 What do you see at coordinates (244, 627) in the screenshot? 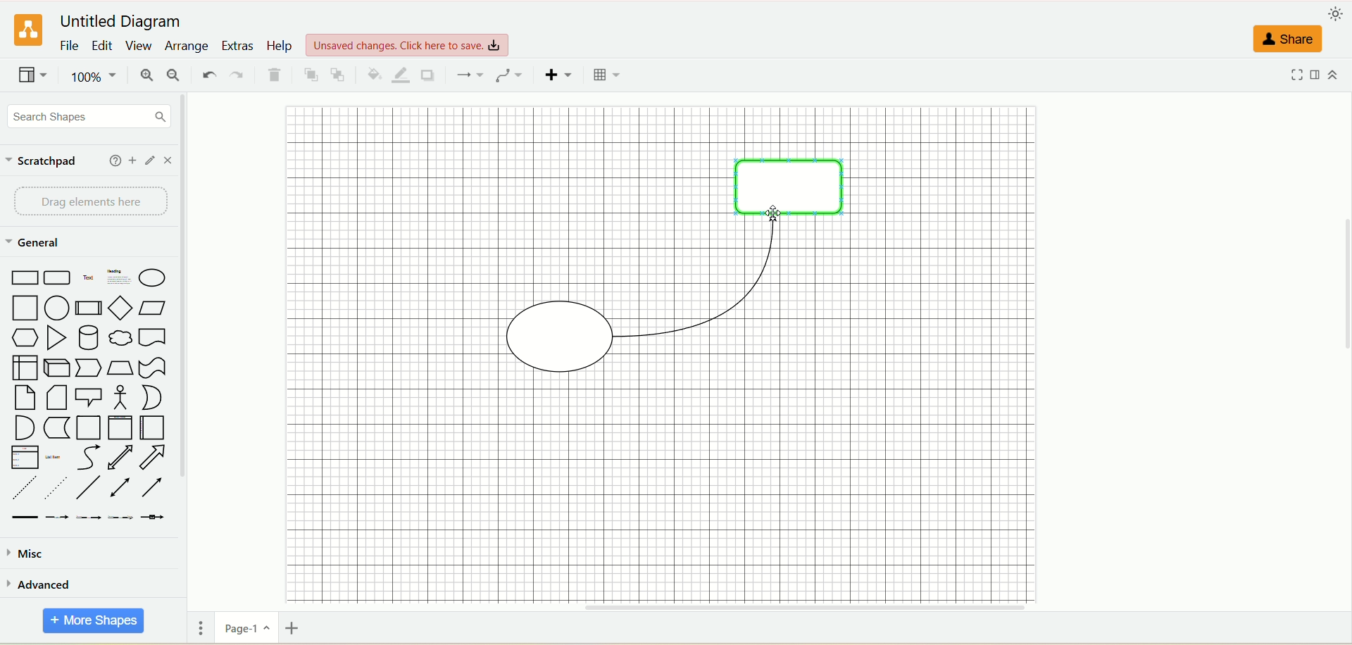
I see `page-1` at bounding box center [244, 627].